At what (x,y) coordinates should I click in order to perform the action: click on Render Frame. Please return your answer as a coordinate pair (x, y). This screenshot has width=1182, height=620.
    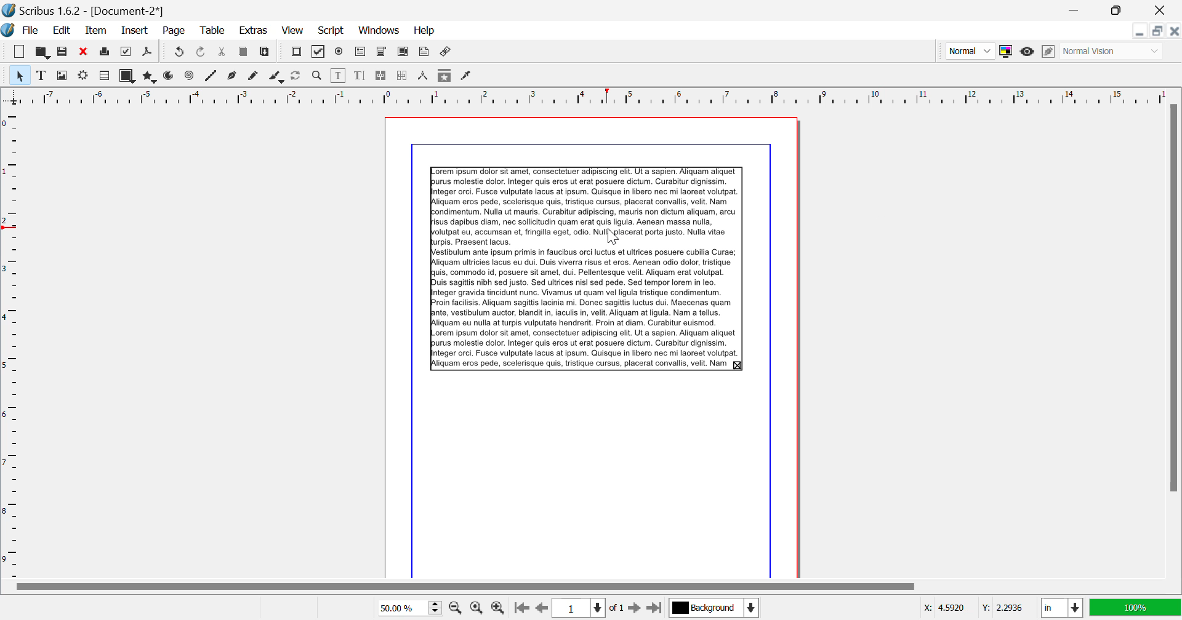
    Looking at the image, I should click on (103, 76).